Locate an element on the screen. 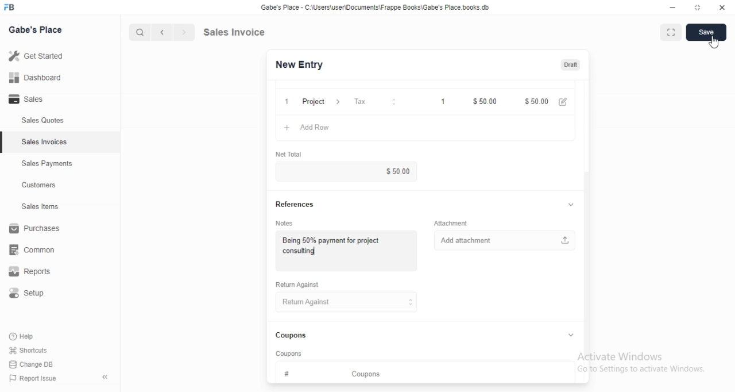 This screenshot has width=735, height=392. ‘Coupons is located at coordinates (290, 353).